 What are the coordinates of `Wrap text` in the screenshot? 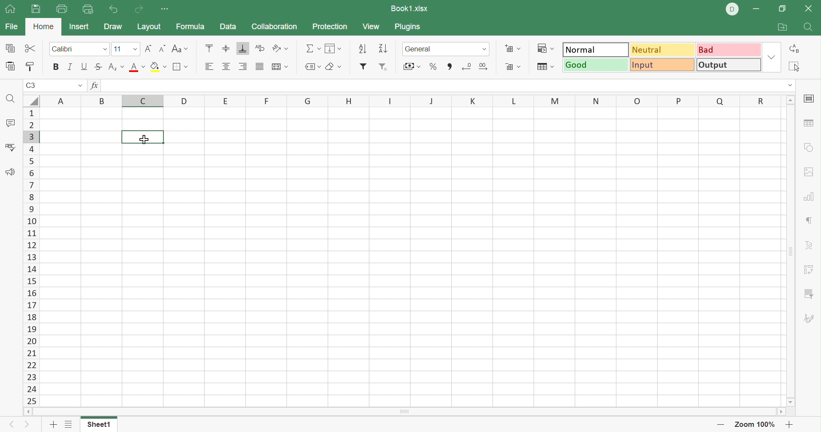 It's located at (261, 47).